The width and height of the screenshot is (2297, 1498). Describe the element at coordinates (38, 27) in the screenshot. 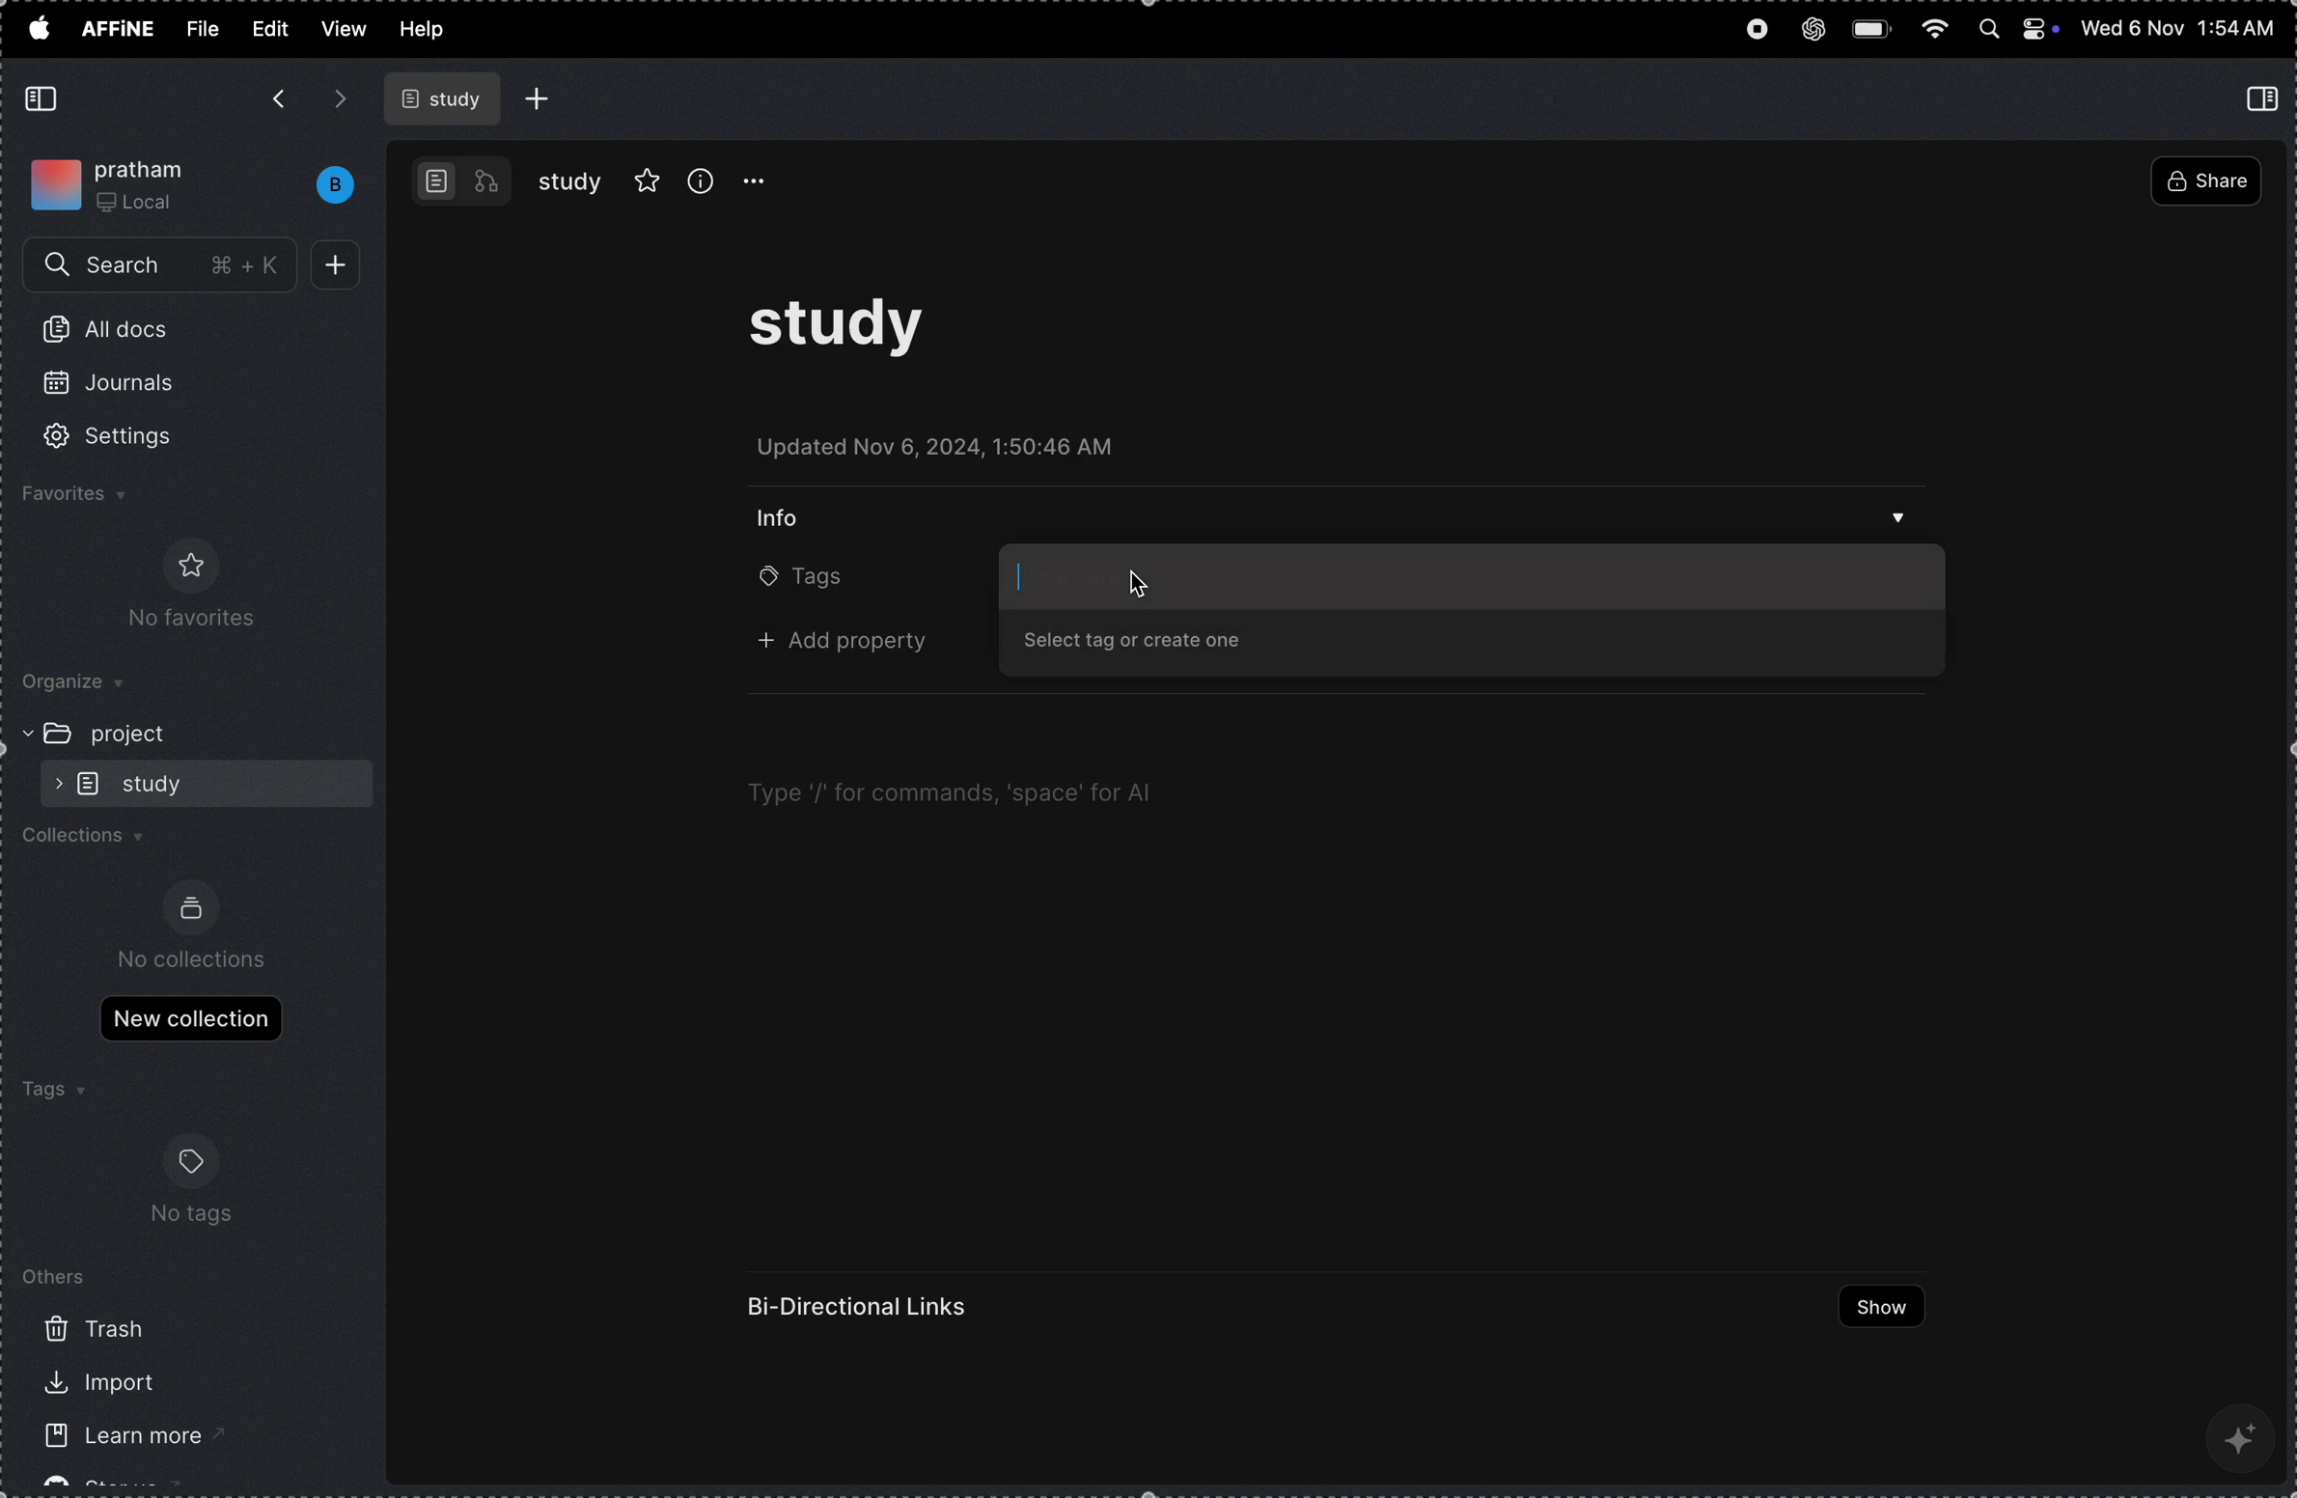

I see `apple menu` at that location.